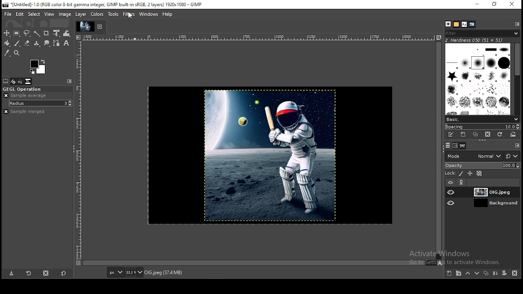 This screenshot has width=523, height=294. I want to click on layer 1, so click(489, 203).